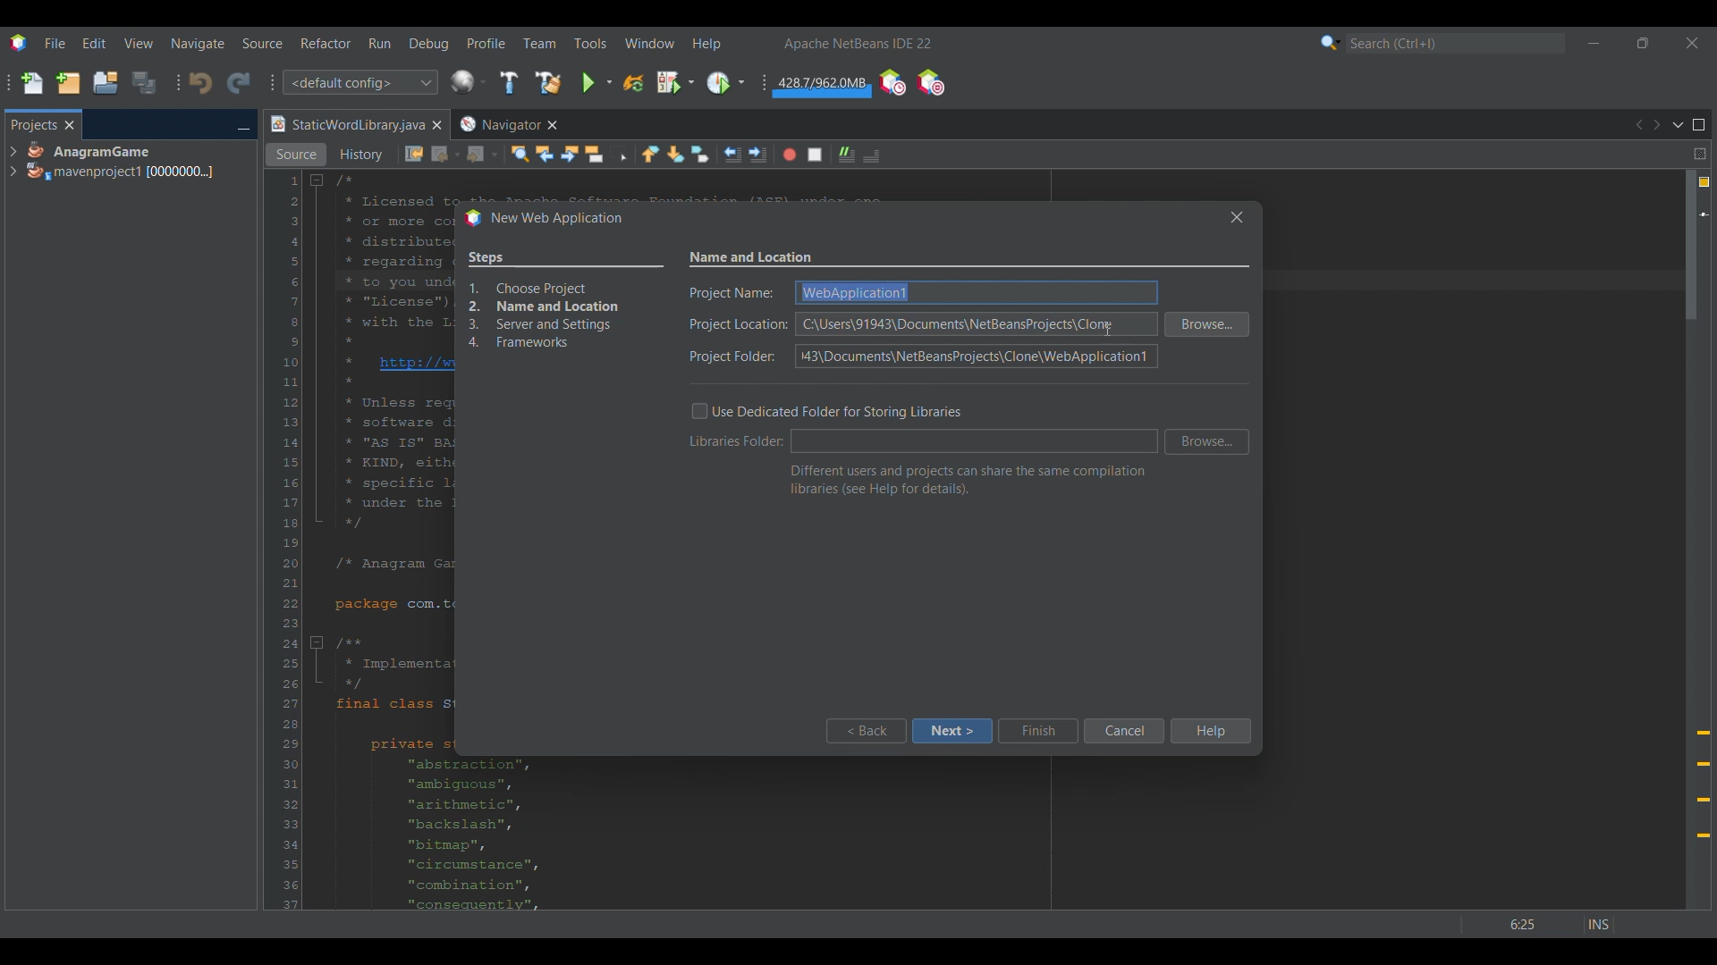 The width and height of the screenshot is (1717, 965). I want to click on Finish, so click(1037, 731).